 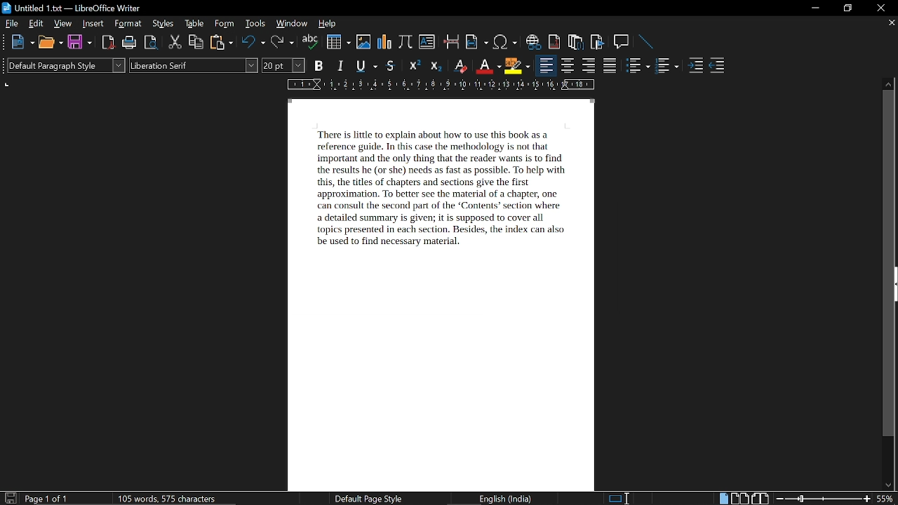 What do you see at coordinates (384, 43) in the screenshot?
I see `insert chart` at bounding box center [384, 43].